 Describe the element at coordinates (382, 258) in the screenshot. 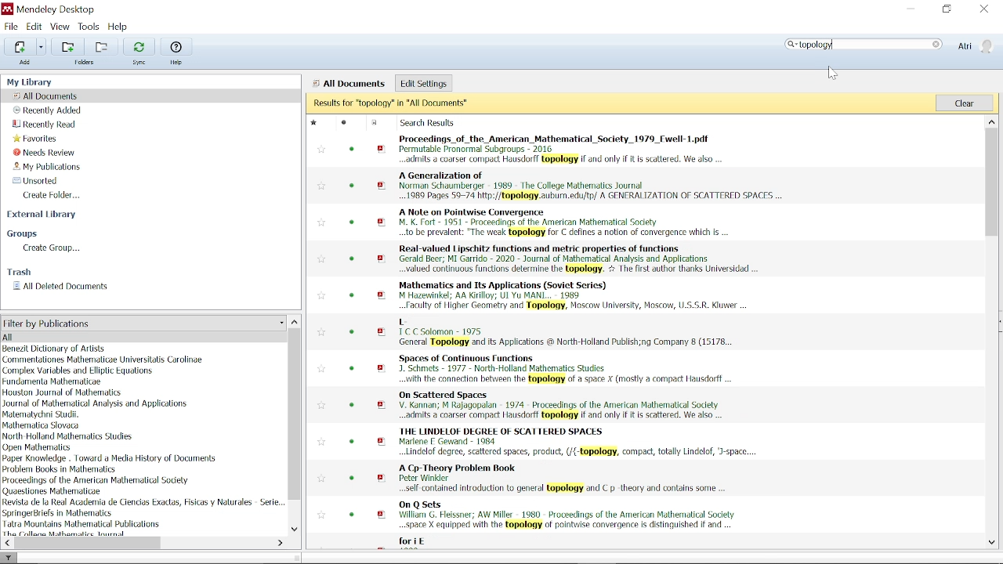

I see `pdf` at that location.